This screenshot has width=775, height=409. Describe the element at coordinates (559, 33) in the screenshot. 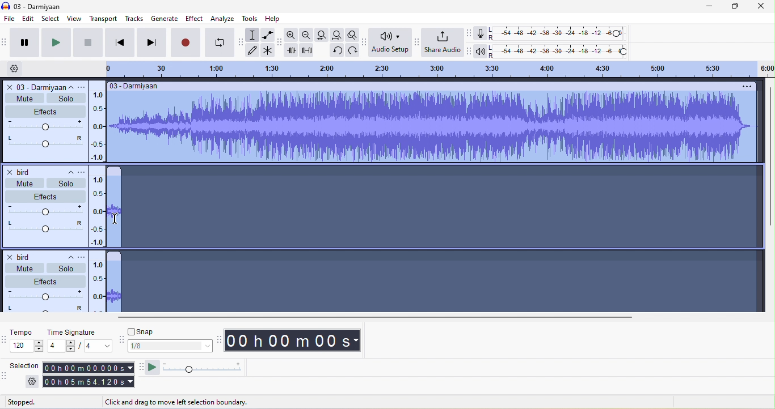

I see `recording level` at that location.